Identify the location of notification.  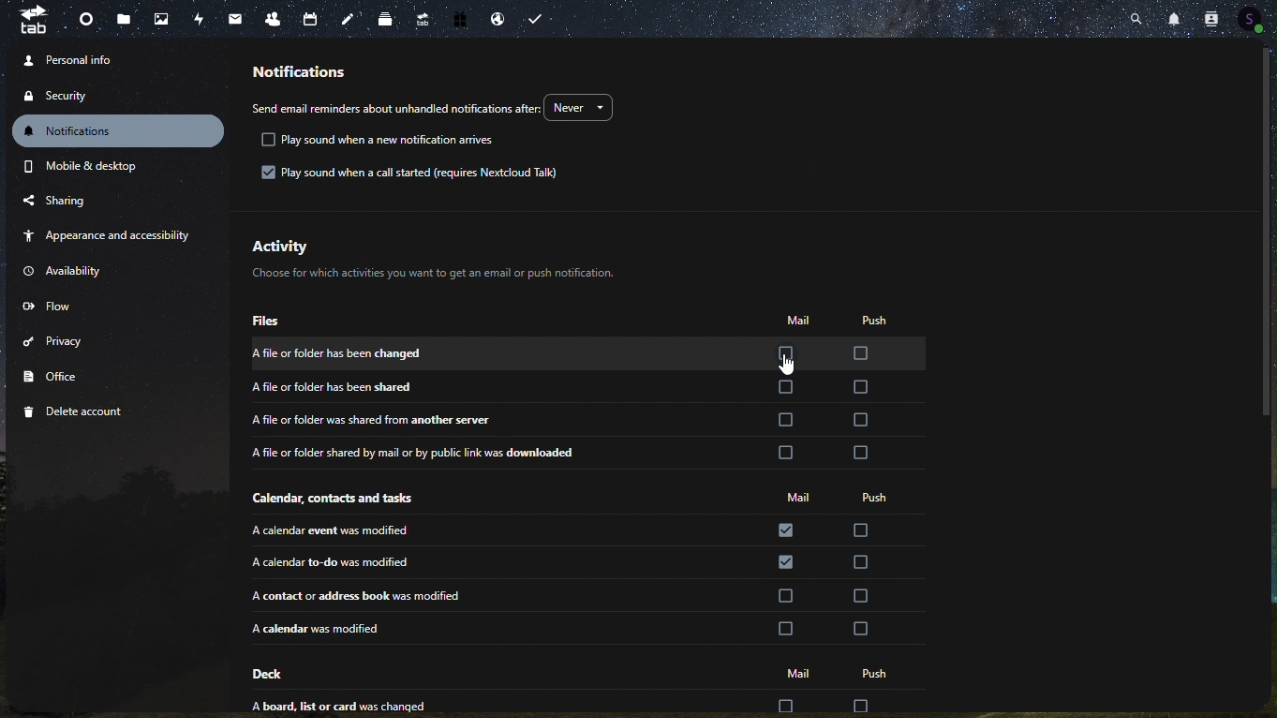
(118, 132).